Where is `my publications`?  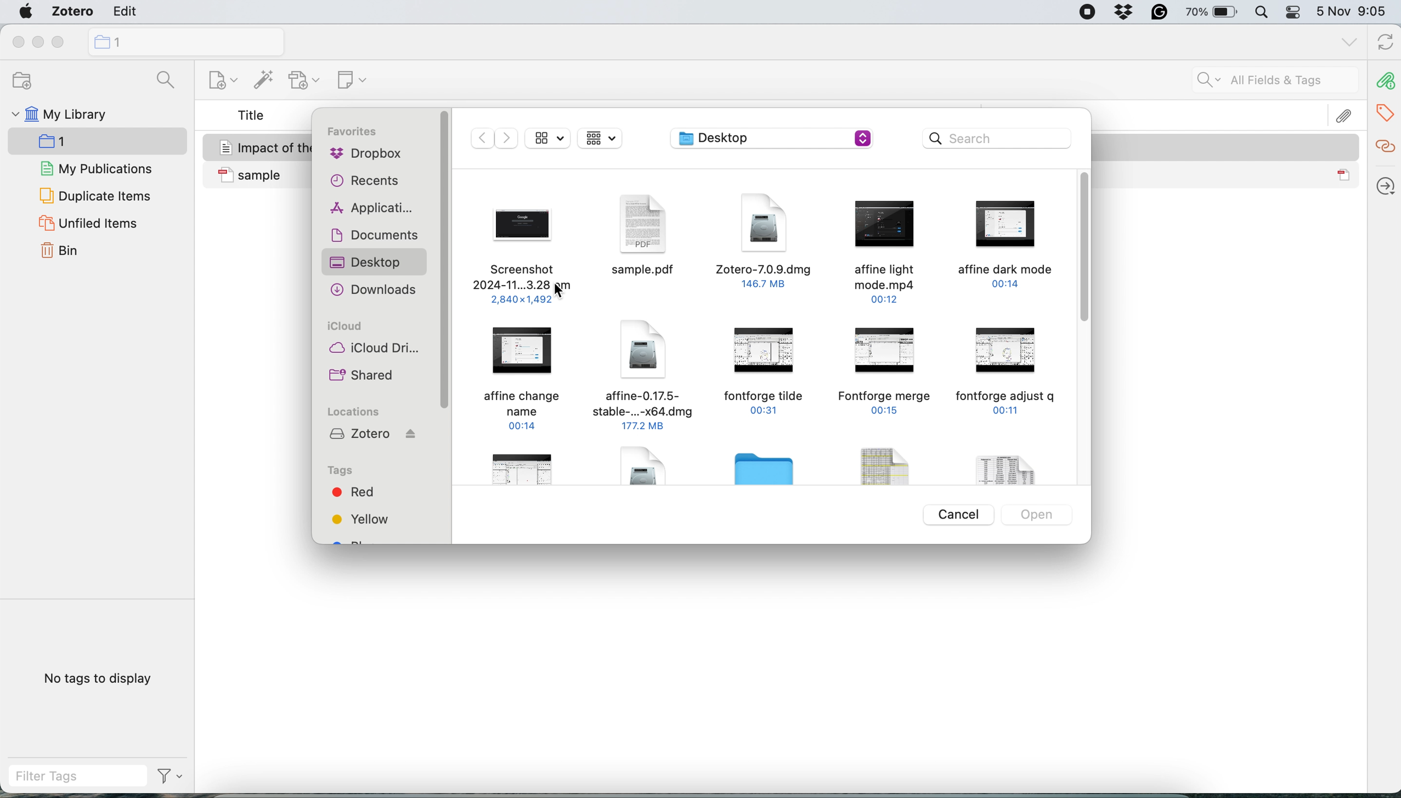 my publications is located at coordinates (98, 170).